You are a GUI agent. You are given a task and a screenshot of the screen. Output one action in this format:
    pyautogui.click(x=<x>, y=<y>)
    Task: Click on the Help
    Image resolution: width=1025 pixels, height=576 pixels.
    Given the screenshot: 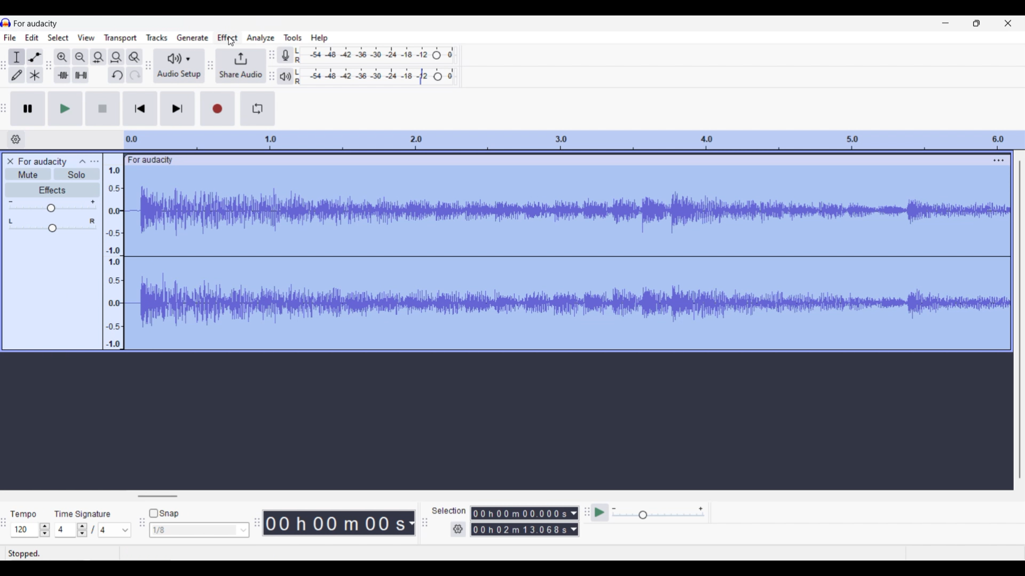 What is the action you would take?
    pyautogui.click(x=320, y=38)
    